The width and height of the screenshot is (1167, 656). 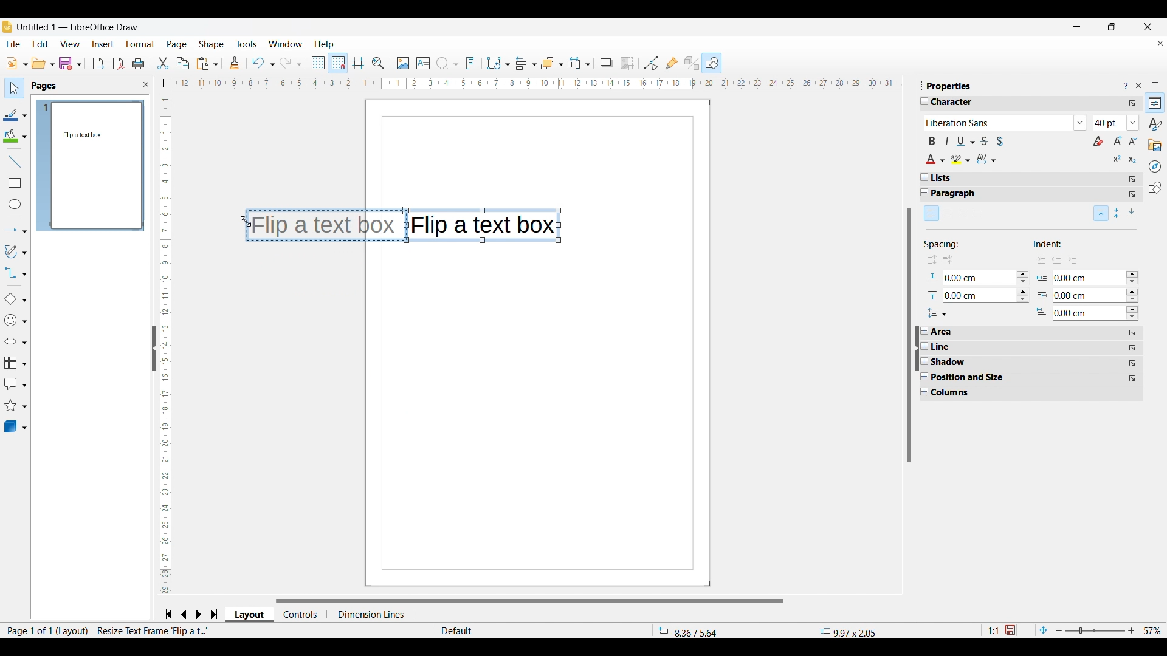 What do you see at coordinates (1154, 103) in the screenshot?
I see `Properties, current sidebar highlighted` at bounding box center [1154, 103].